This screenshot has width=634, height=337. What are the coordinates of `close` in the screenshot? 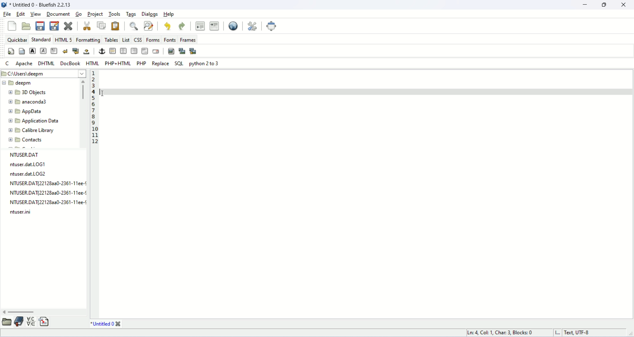 It's located at (624, 5).